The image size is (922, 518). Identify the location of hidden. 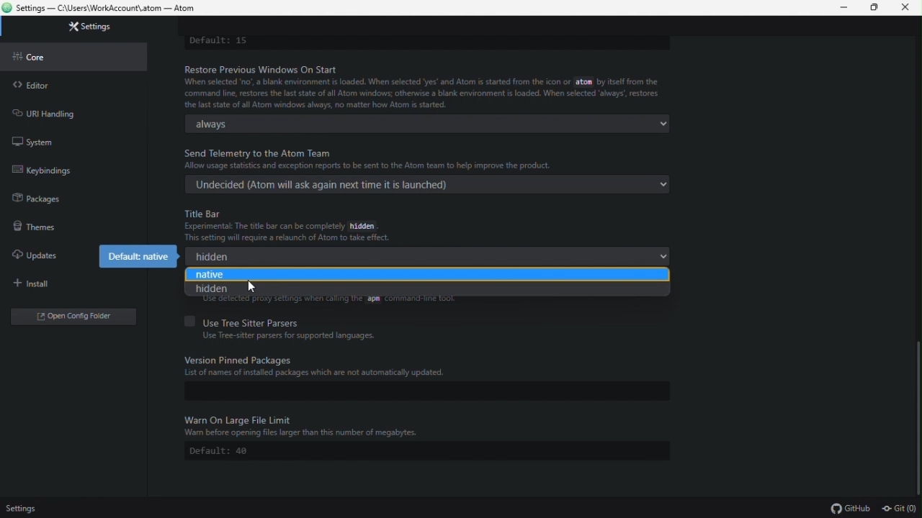
(429, 290).